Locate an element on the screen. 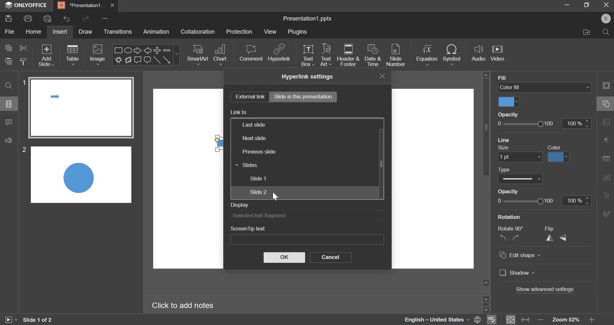 This screenshot has width=614, height=325. undo is located at coordinates (68, 18).